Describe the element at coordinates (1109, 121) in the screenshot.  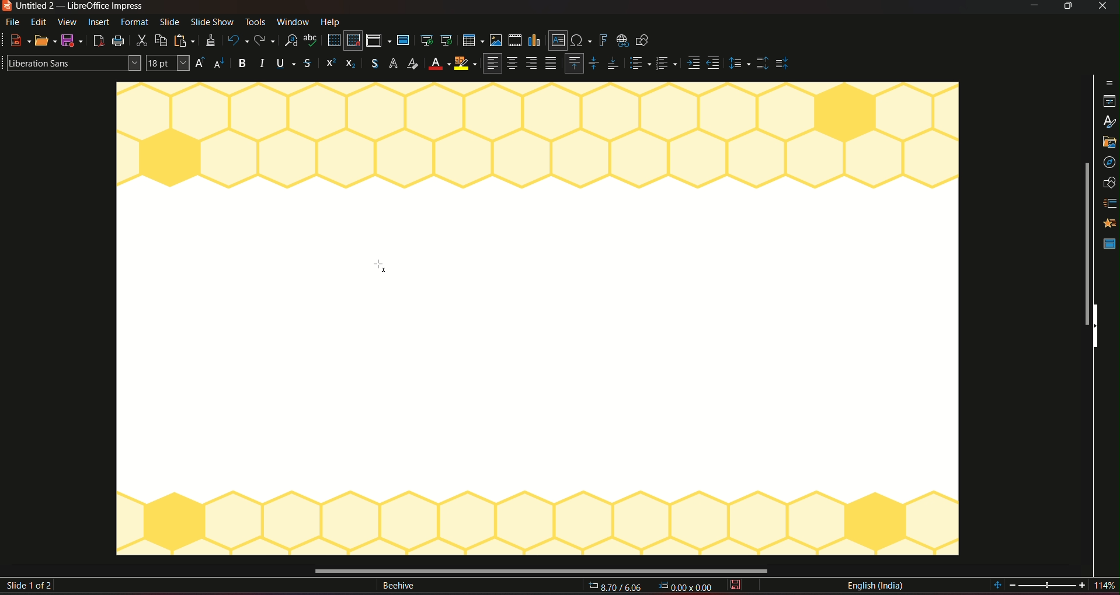
I see `gallery` at that location.